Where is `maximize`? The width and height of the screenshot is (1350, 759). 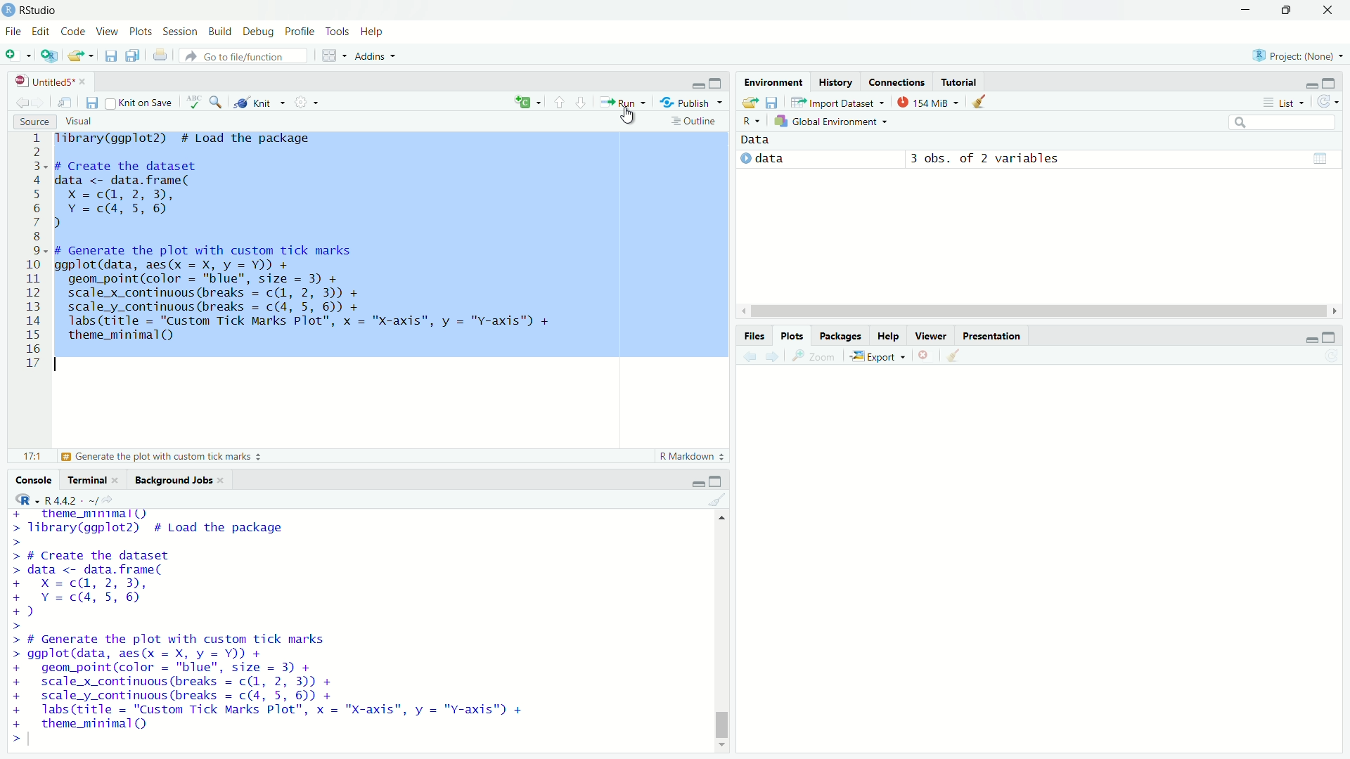 maximize is located at coordinates (719, 479).